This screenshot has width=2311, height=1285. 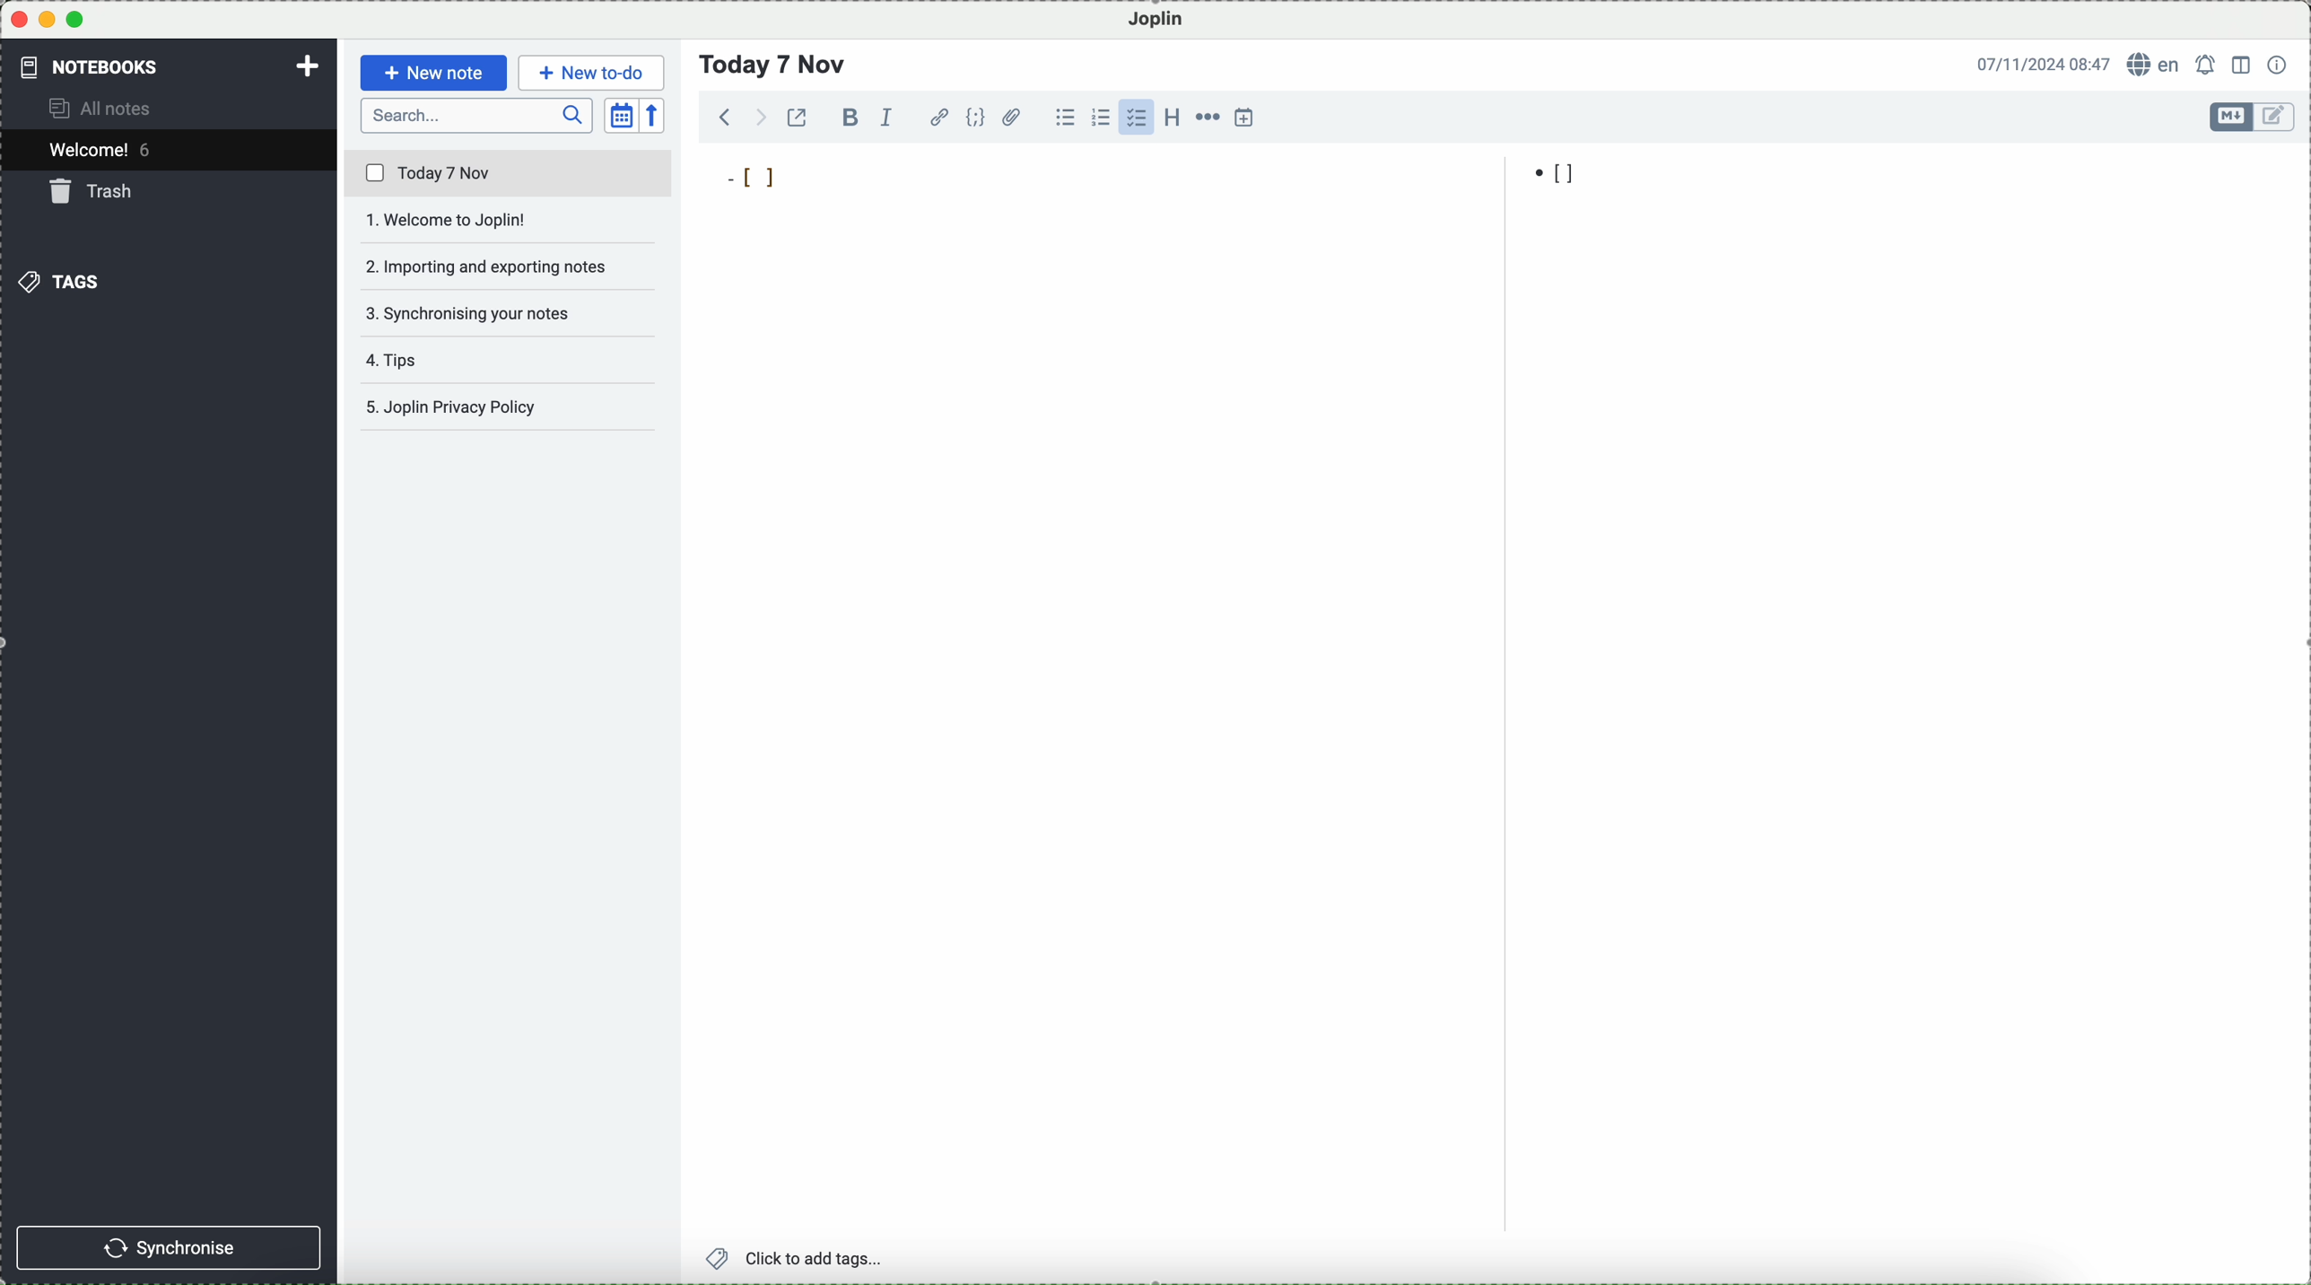 I want to click on all notes, so click(x=103, y=107).